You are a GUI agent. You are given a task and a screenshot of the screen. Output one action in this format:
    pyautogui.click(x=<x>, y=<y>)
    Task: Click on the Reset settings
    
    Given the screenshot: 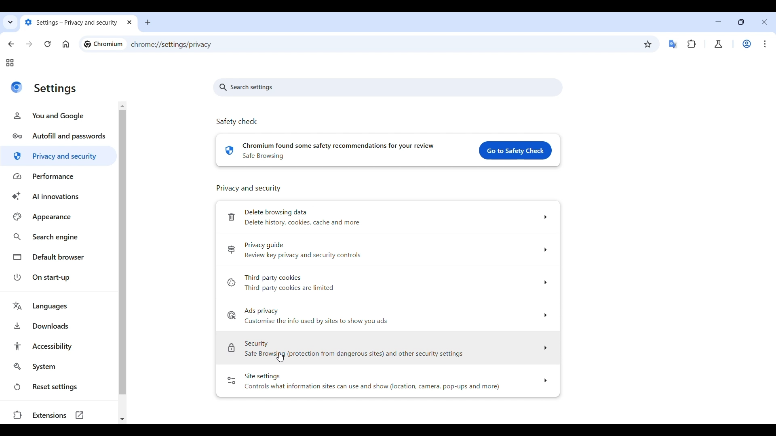 What is the action you would take?
    pyautogui.click(x=59, y=387)
    